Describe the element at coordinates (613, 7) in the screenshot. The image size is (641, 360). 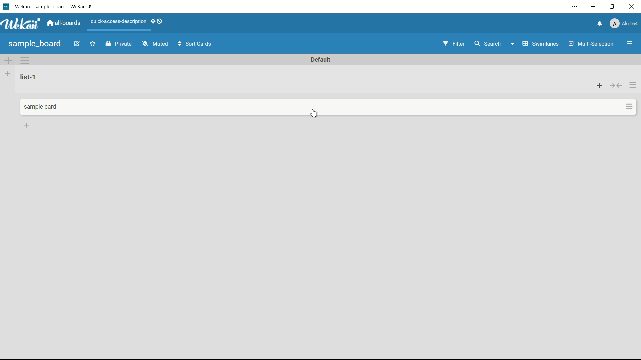
I see `maximize` at that location.